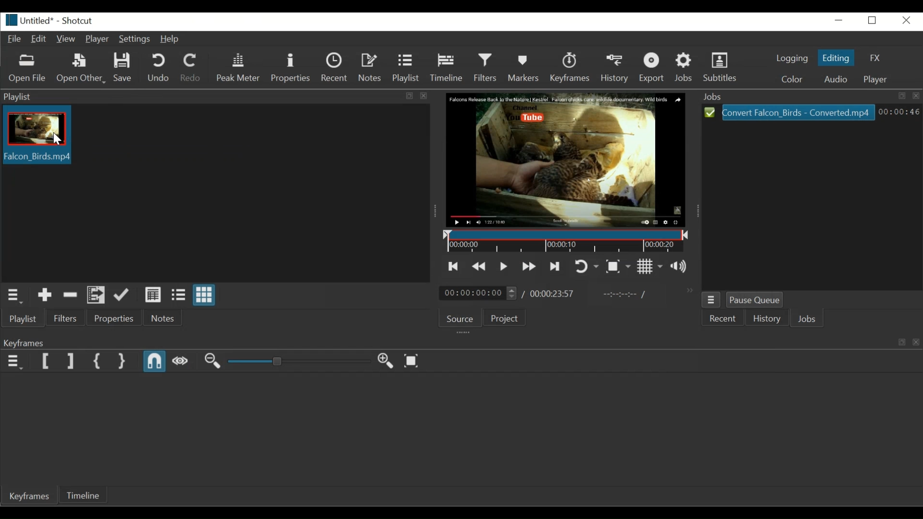 This screenshot has width=923, height=519. I want to click on Add files to the playlist, so click(97, 296).